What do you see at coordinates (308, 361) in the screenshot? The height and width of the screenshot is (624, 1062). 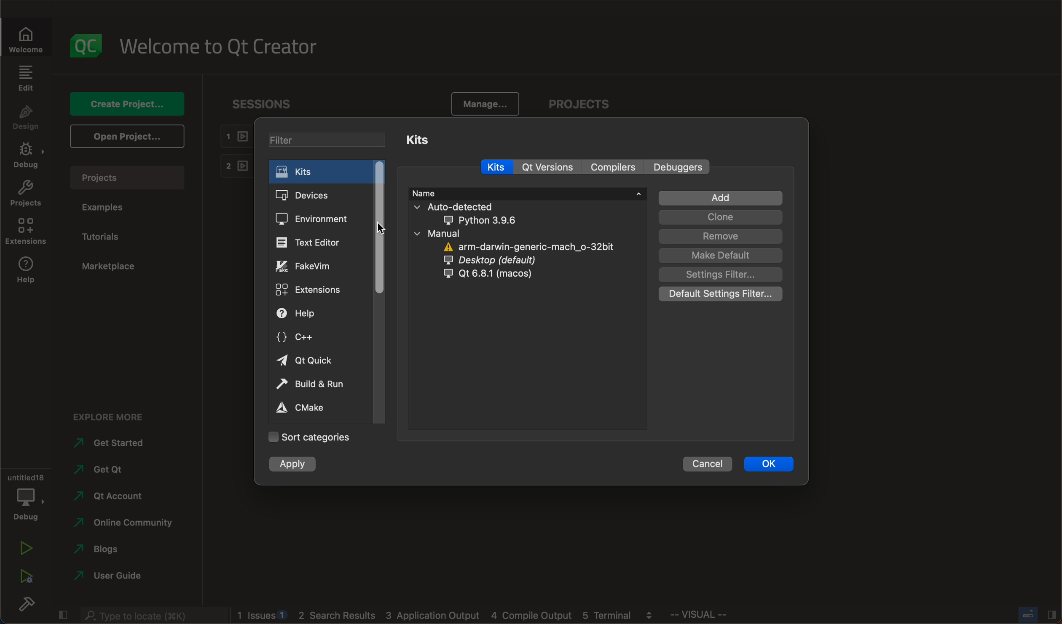 I see `qt quick` at bounding box center [308, 361].